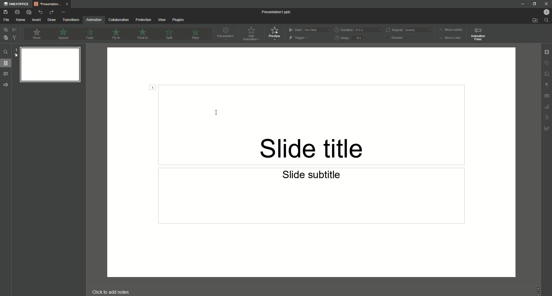 The height and width of the screenshot is (296, 552). What do you see at coordinates (52, 12) in the screenshot?
I see `Redo` at bounding box center [52, 12].